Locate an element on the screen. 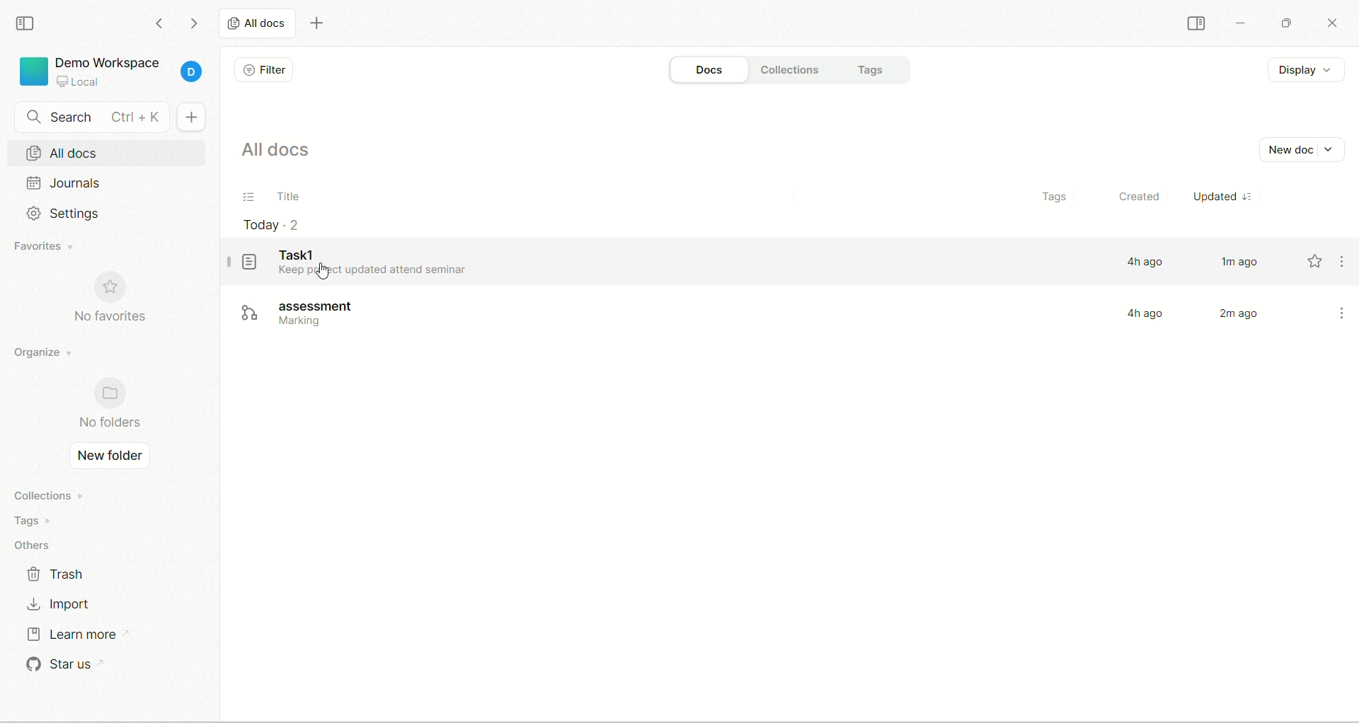  title is located at coordinates (273, 194).